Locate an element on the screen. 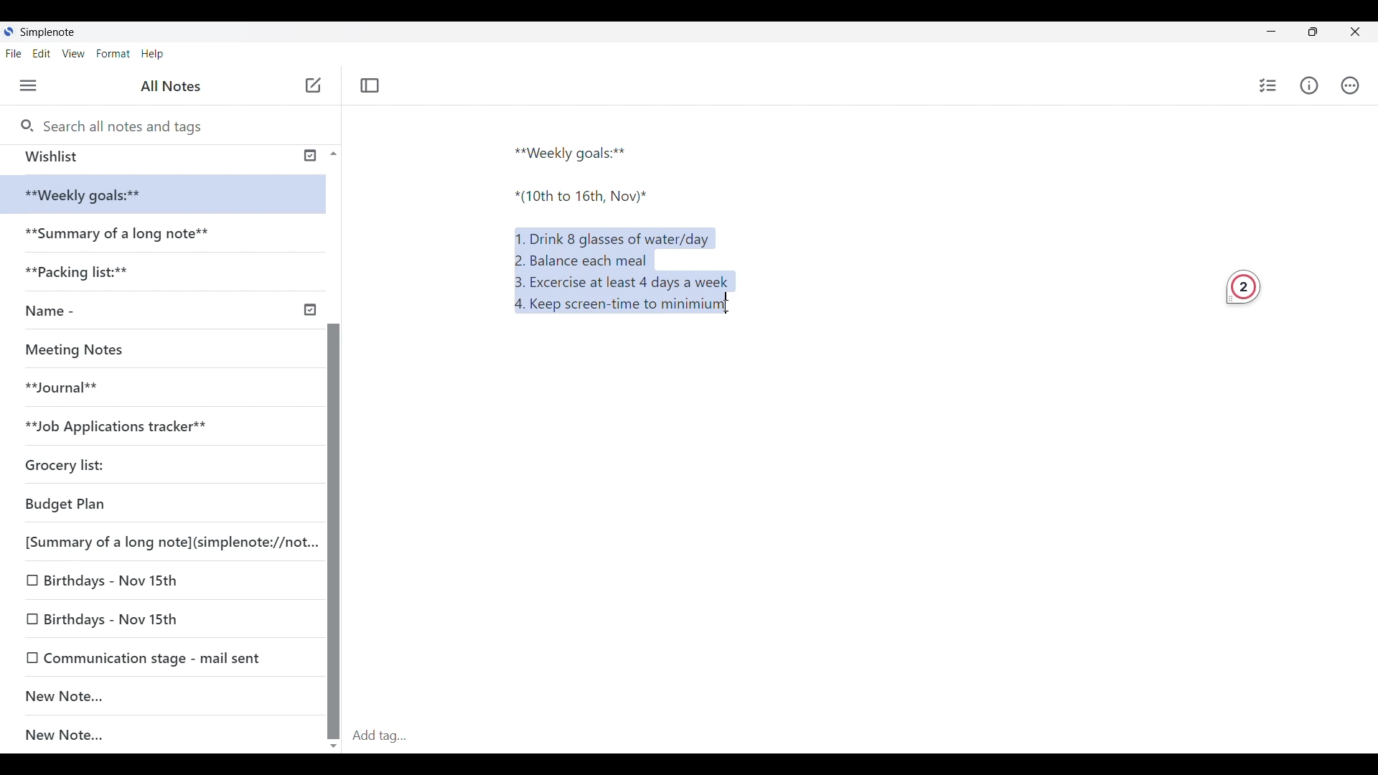 The width and height of the screenshot is (1378, 775). *(10th to 16th, Nov)* is located at coordinates (582, 199).